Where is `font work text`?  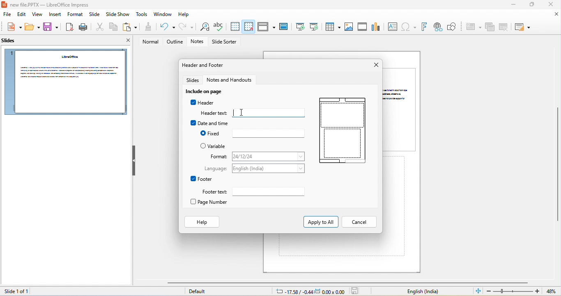
font work text is located at coordinates (424, 27).